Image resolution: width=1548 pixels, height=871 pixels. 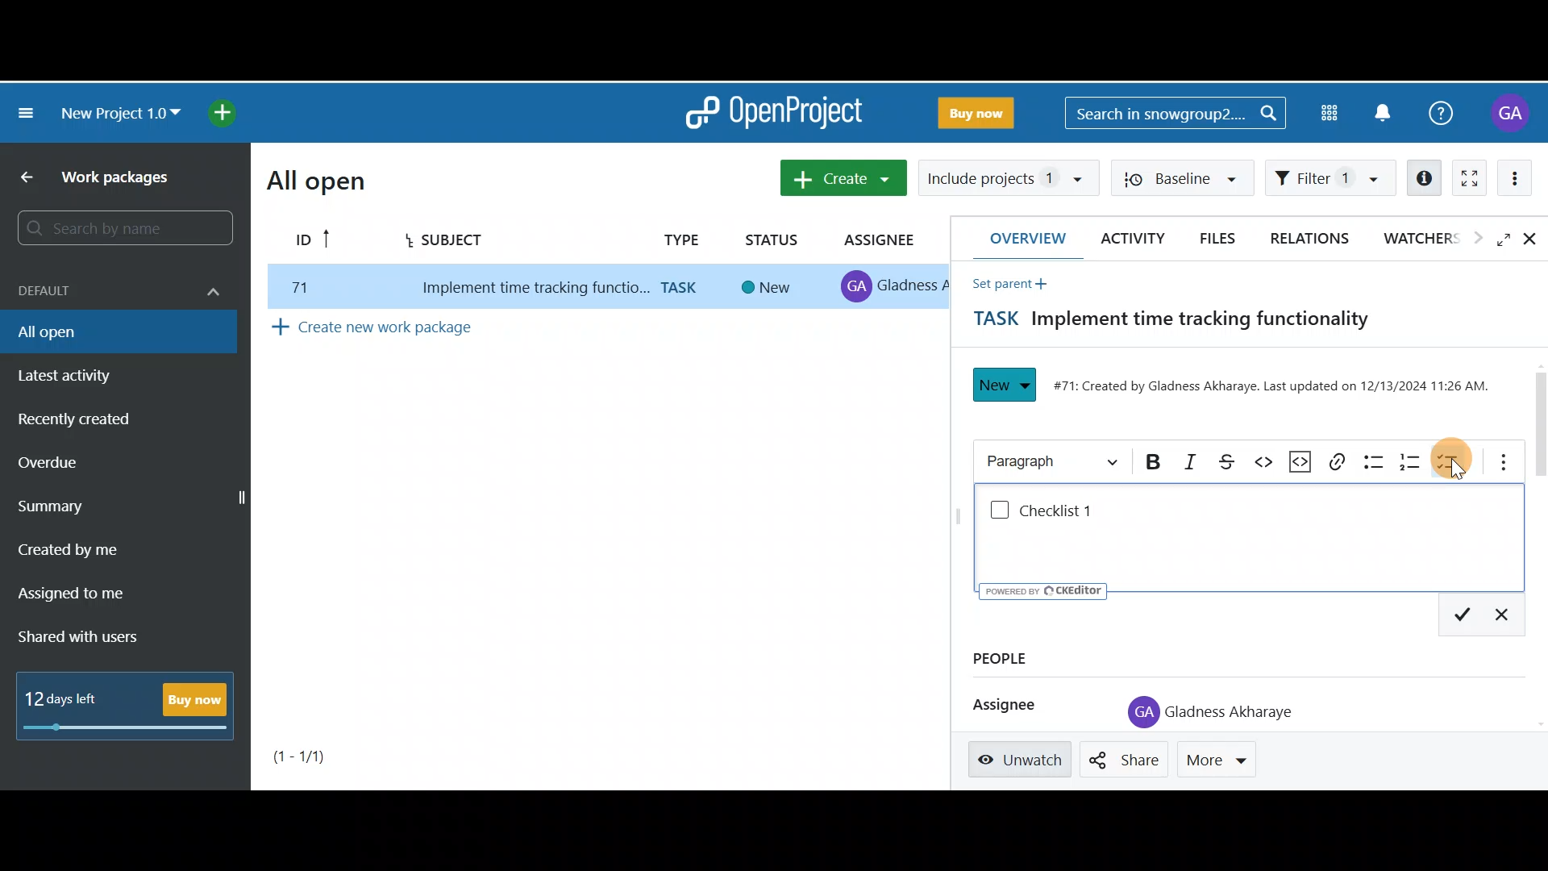 I want to click on 12 days left, so click(x=65, y=699).